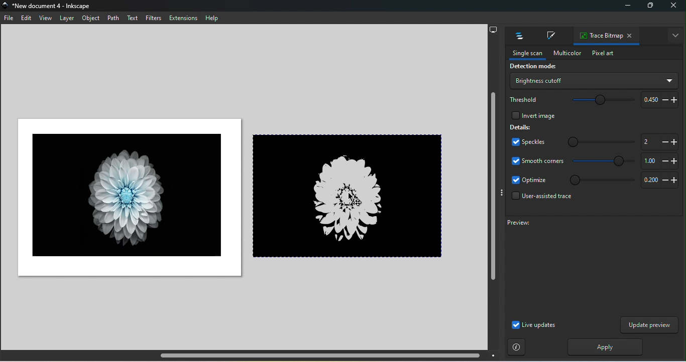  I want to click on File name, so click(50, 7).